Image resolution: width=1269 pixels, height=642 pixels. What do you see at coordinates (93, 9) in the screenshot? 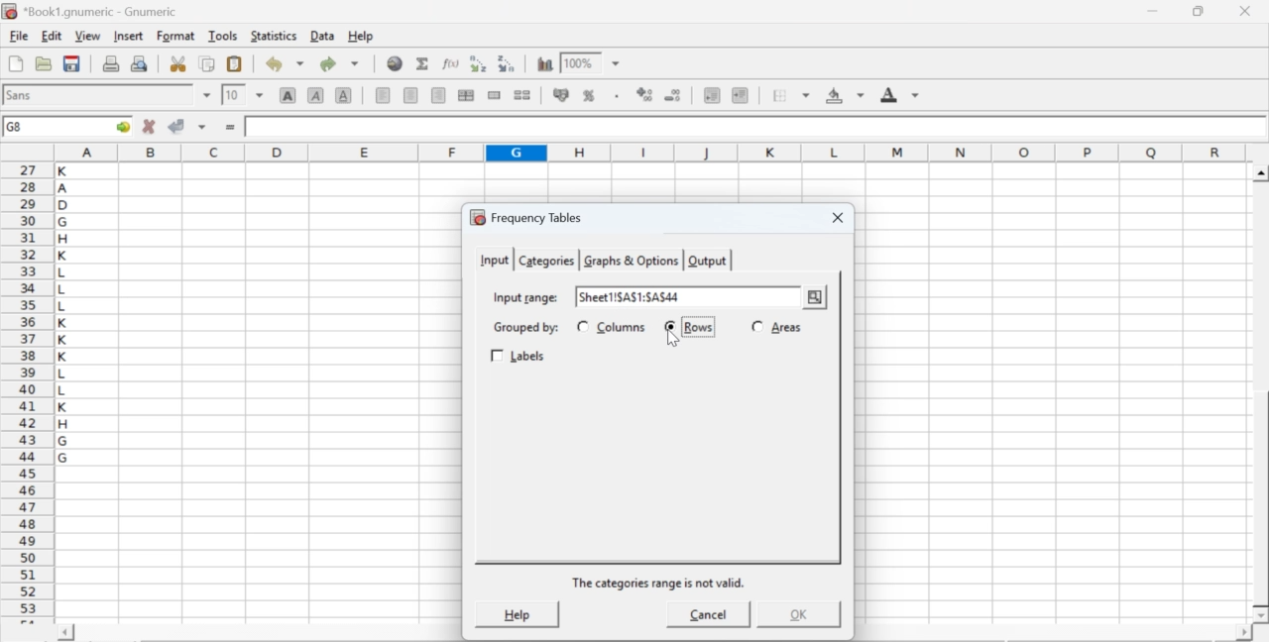
I see `application name` at bounding box center [93, 9].